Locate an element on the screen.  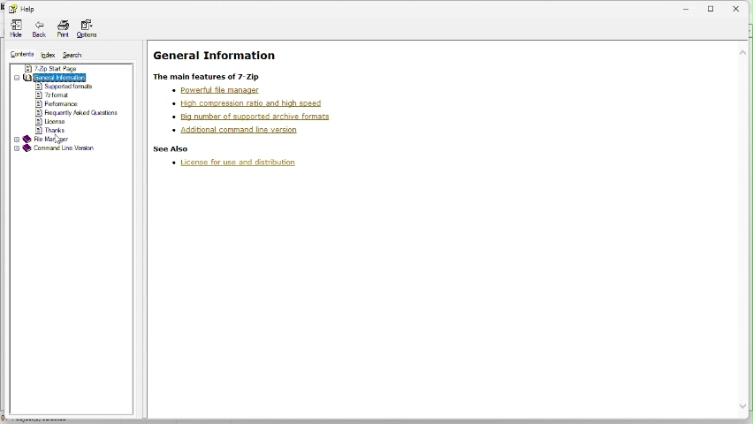
File manager is located at coordinates (44, 140).